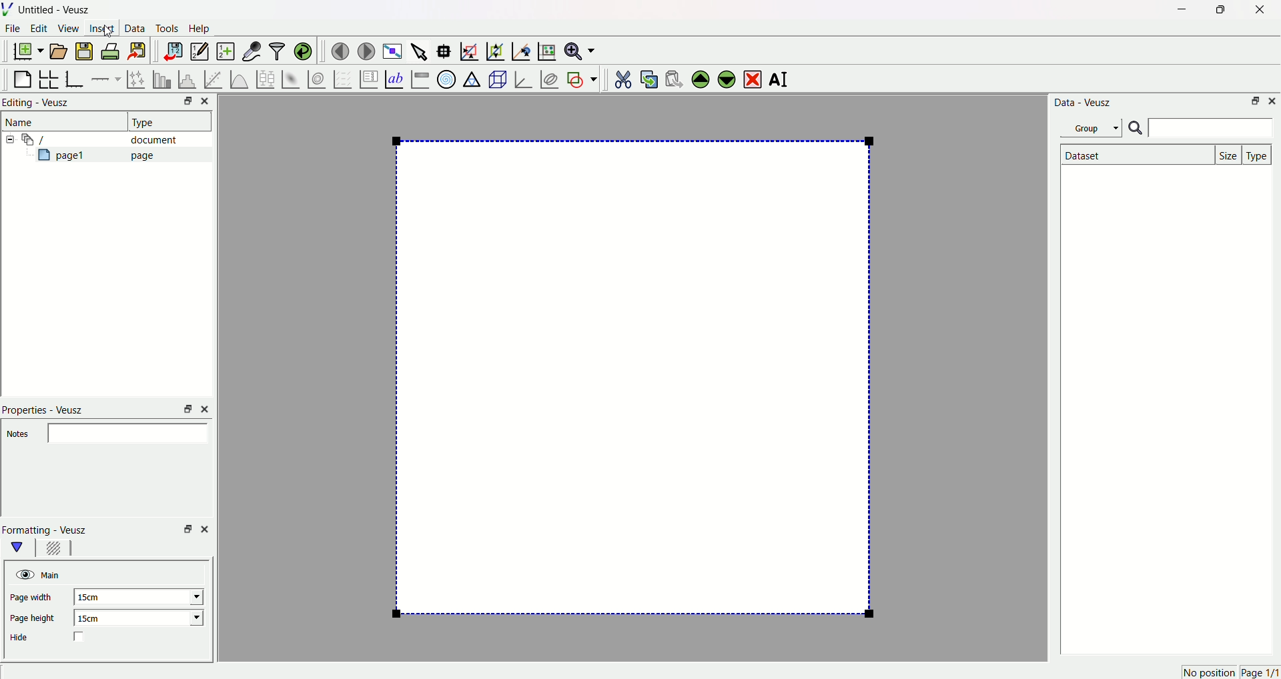 The height and width of the screenshot is (679, 1281). What do you see at coordinates (340, 79) in the screenshot?
I see `plot a vector field` at bounding box center [340, 79].